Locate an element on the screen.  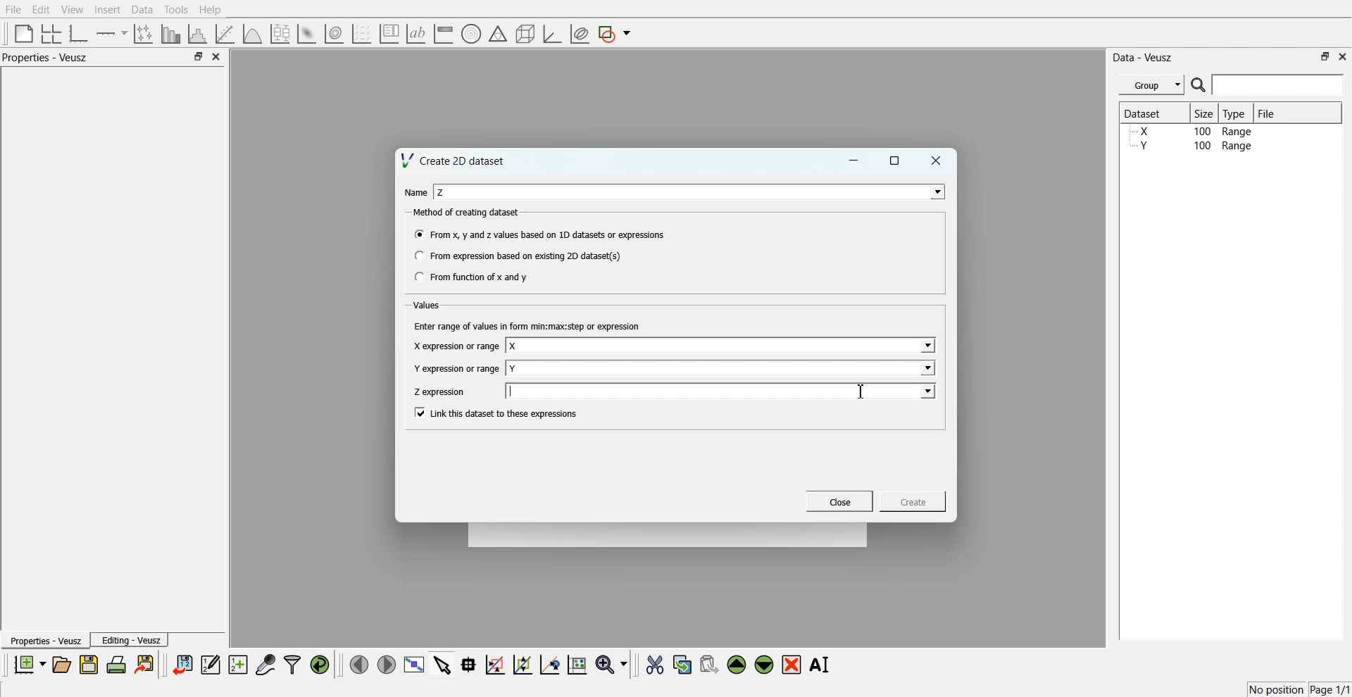
Print the document is located at coordinates (115, 664).